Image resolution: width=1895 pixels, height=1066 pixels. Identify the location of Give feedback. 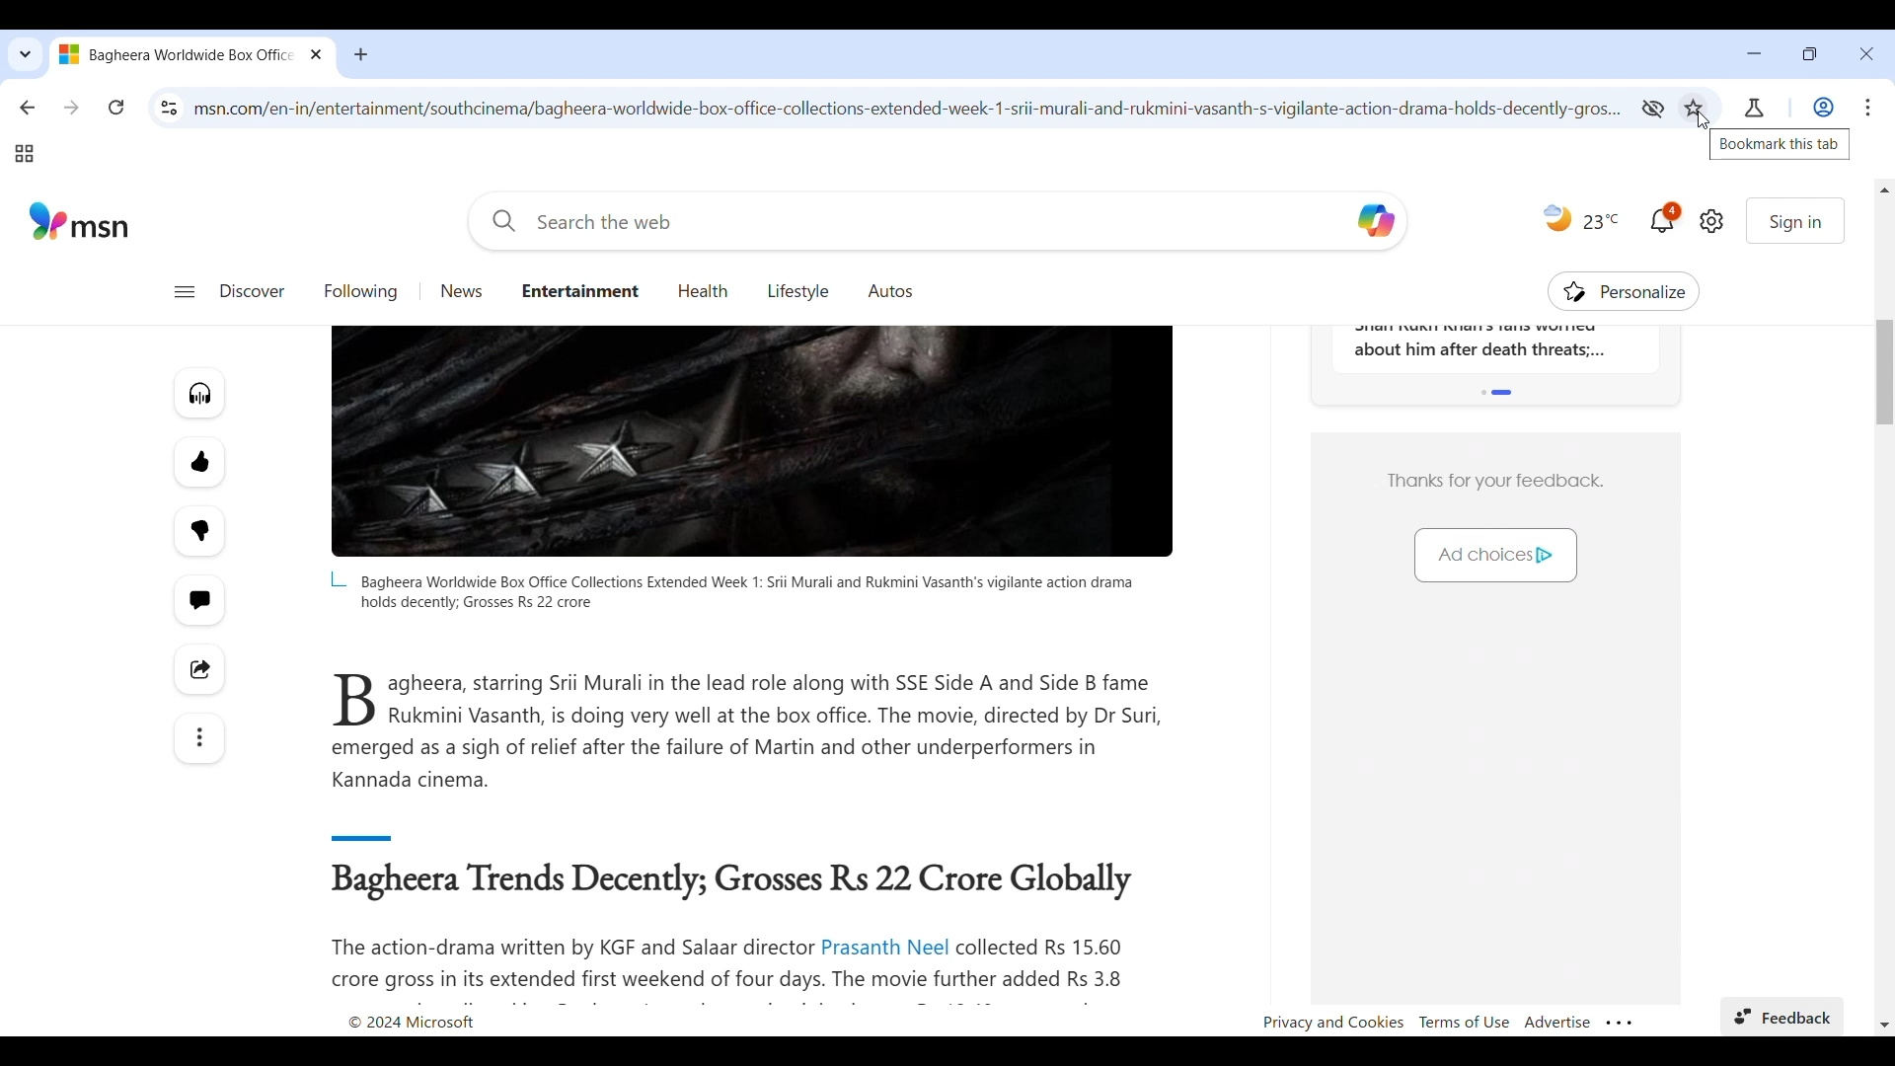
(1781, 1017).